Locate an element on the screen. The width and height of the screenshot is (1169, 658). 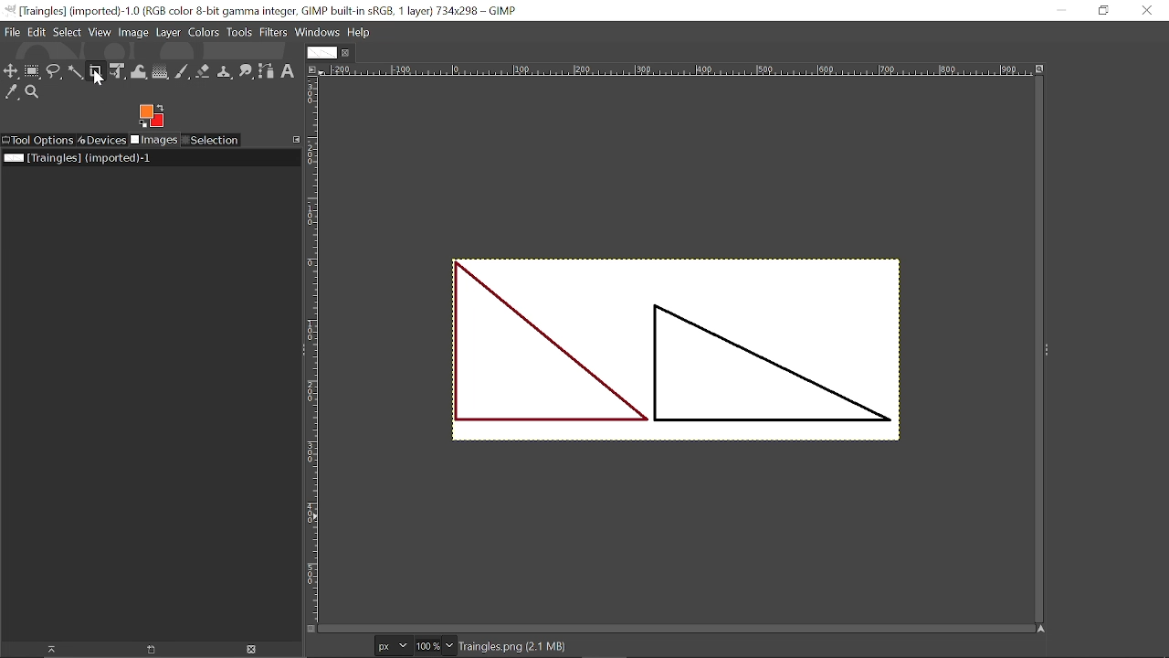
Paintbrush tool is located at coordinates (182, 72).